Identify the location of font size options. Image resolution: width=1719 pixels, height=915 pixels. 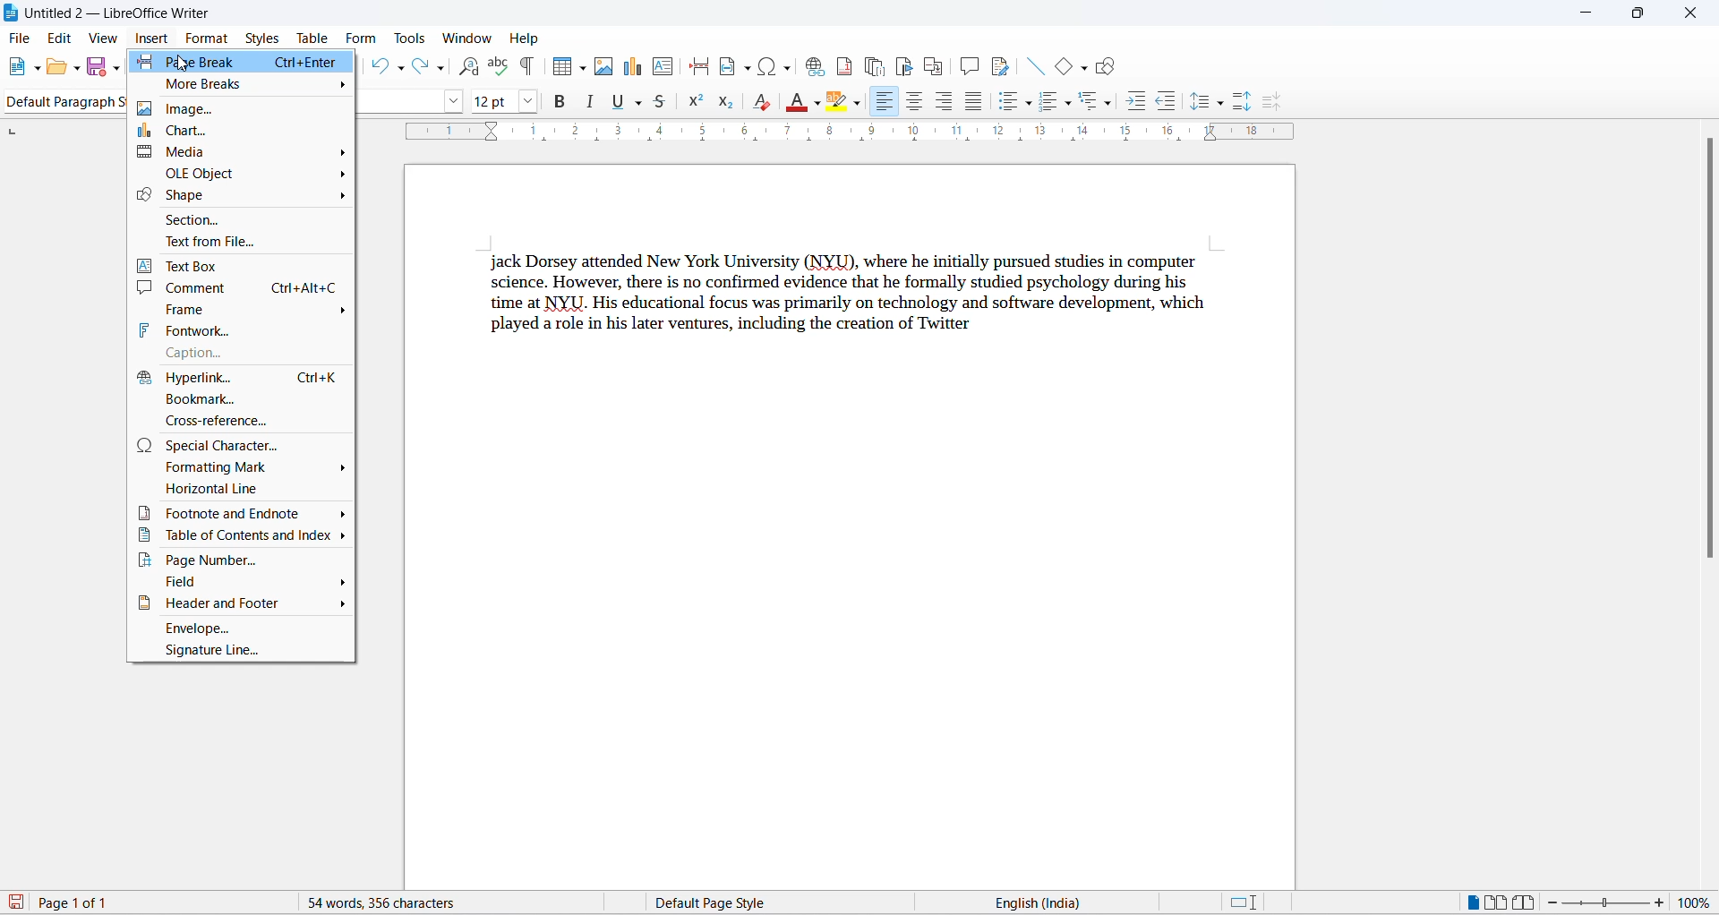
(528, 102).